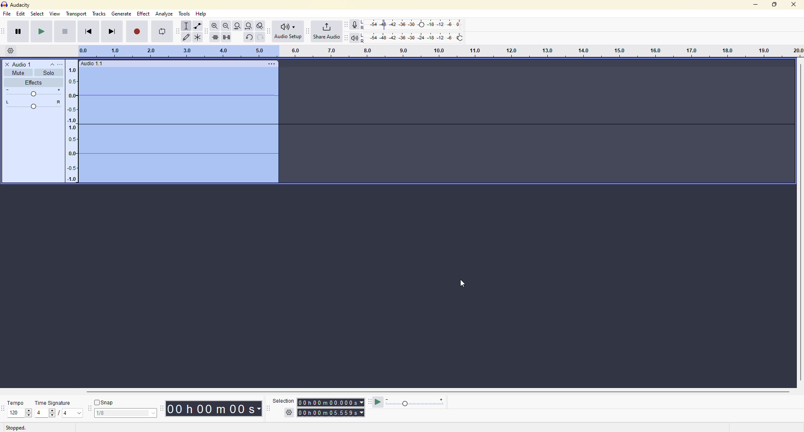  Describe the element at coordinates (217, 408) in the screenshot. I see `time` at that location.